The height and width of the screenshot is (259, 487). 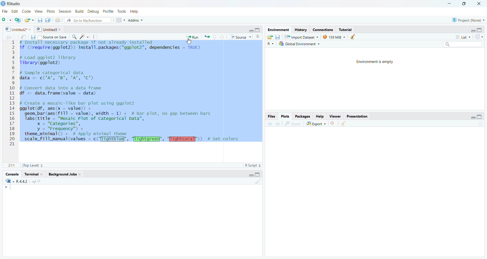 What do you see at coordinates (270, 37) in the screenshot?
I see `Open folder` at bounding box center [270, 37].